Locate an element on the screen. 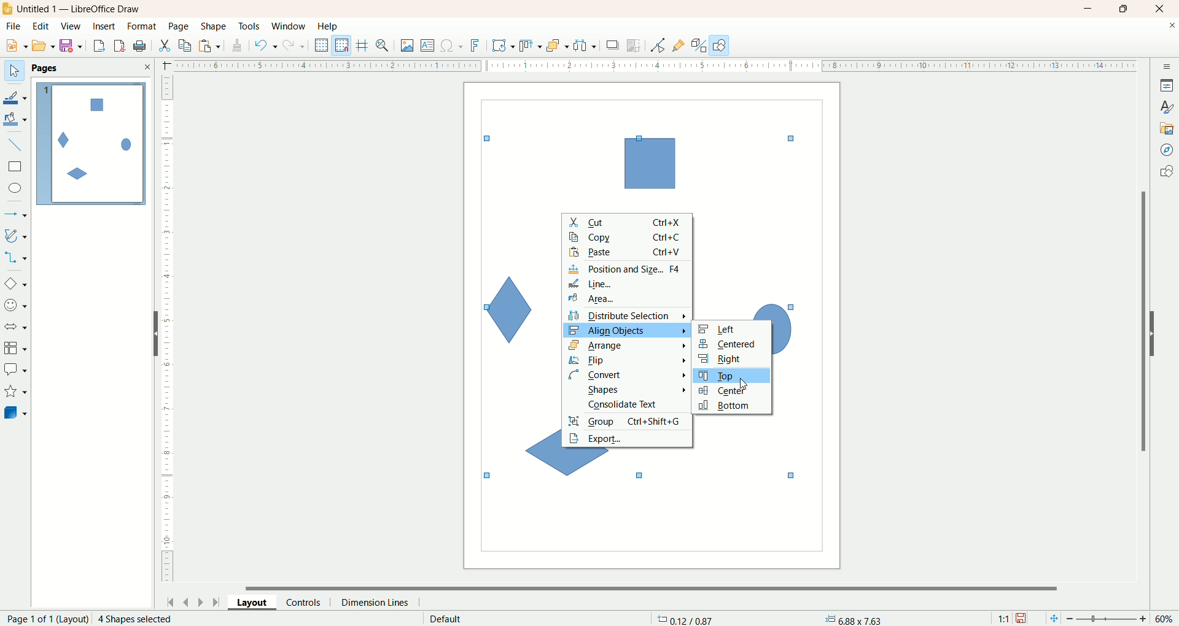 This screenshot has height=626, width=1179. consolidate is located at coordinates (628, 403).